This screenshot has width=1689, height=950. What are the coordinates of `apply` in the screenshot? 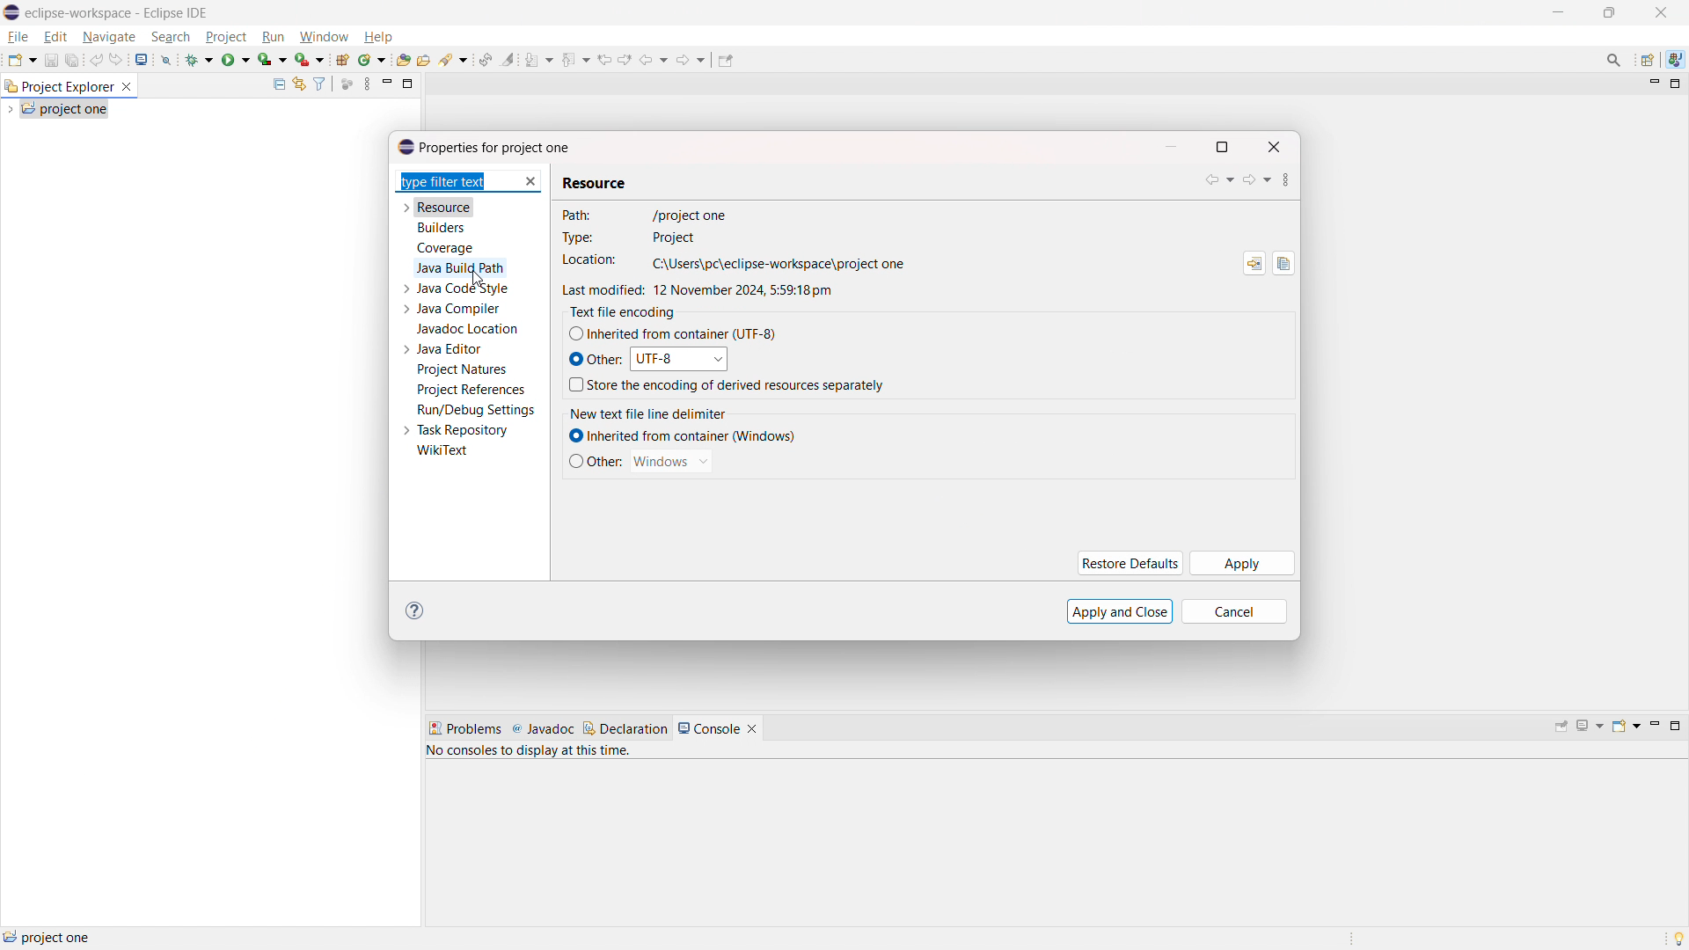 It's located at (1244, 563).